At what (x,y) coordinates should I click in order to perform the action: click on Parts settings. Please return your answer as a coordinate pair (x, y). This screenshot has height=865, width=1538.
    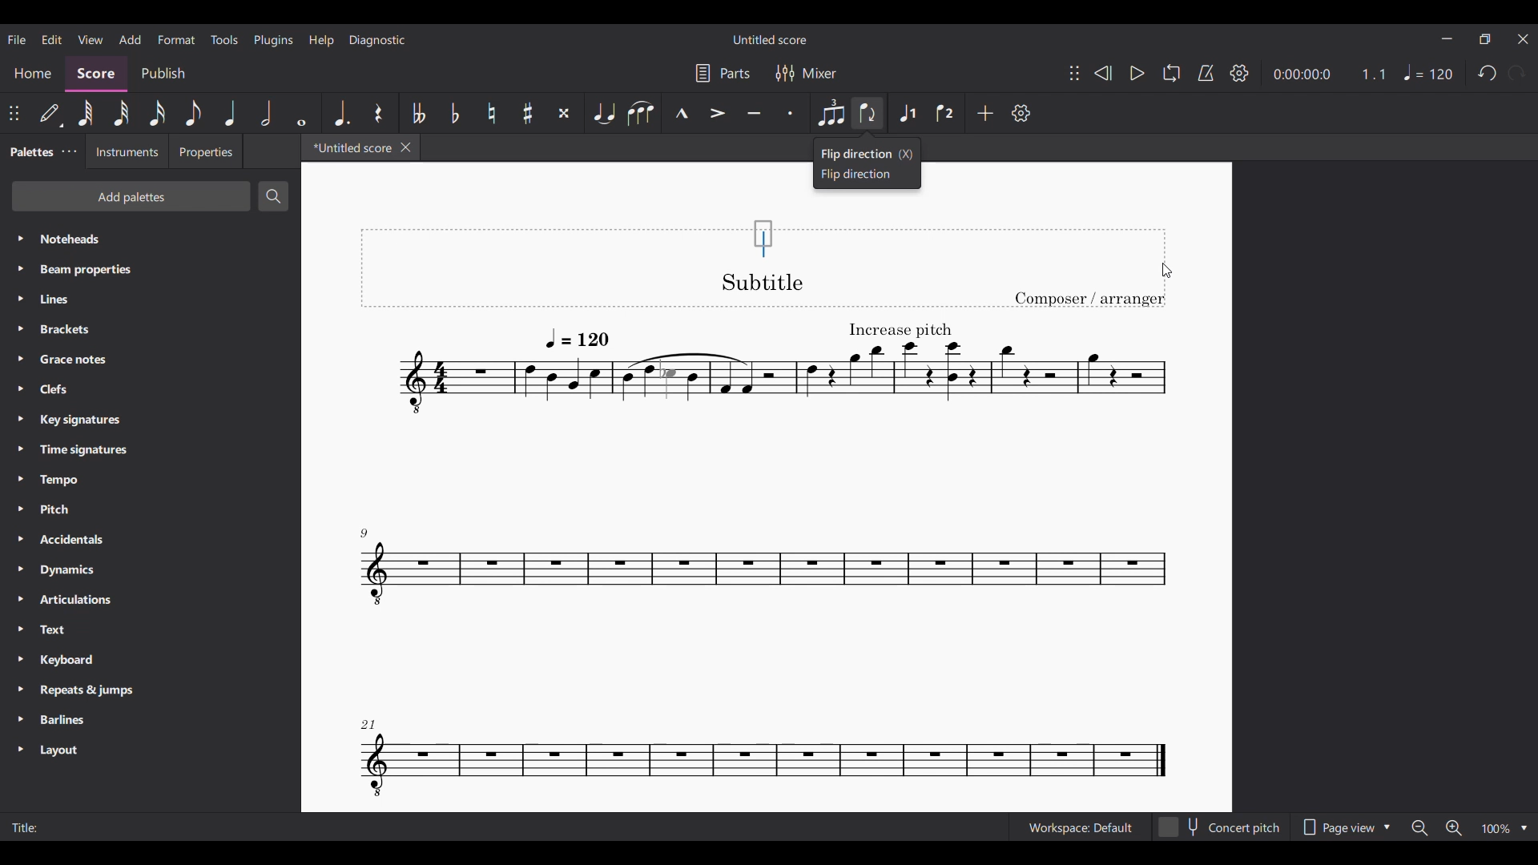
    Looking at the image, I should click on (723, 73).